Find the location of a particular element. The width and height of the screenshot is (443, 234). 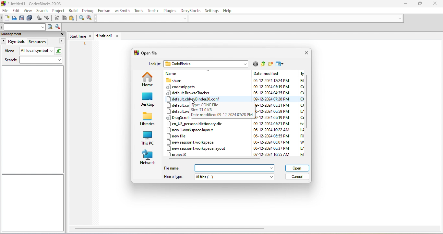

minimize is located at coordinates (403, 4).